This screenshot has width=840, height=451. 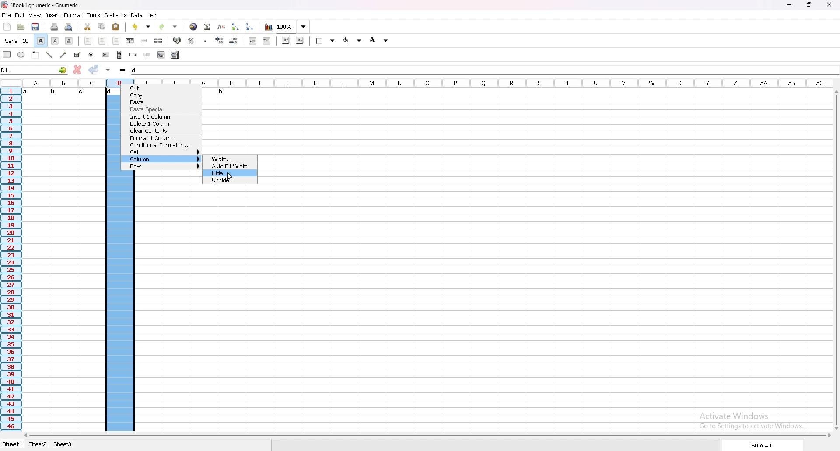 I want to click on zoom, so click(x=293, y=27).